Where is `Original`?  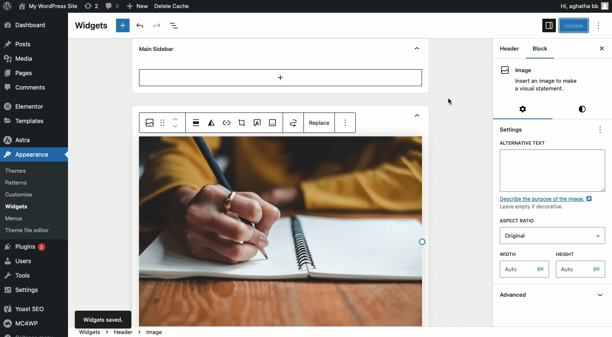 Original is located at coordinates (532, 235).